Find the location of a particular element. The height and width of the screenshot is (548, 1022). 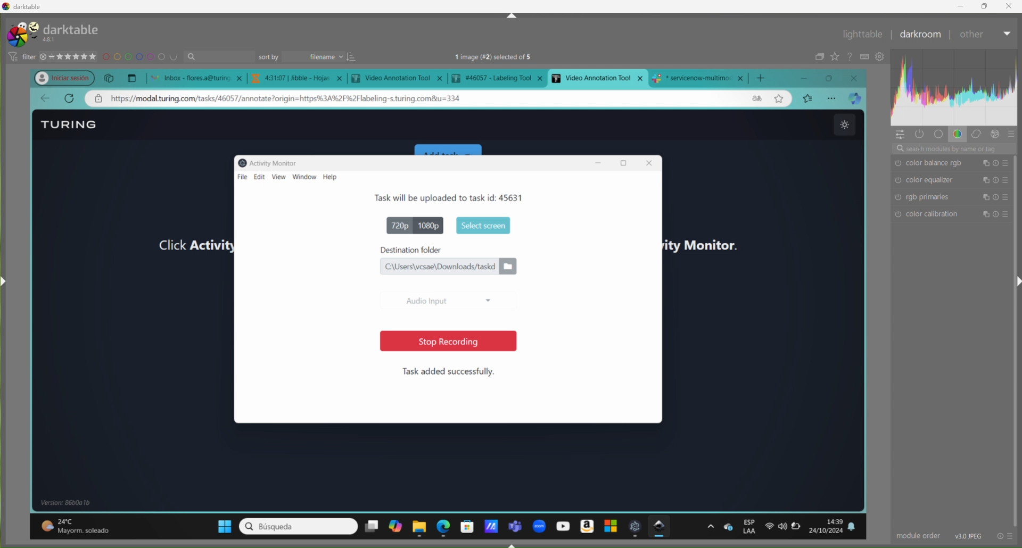

windows details is located at coordinates (71, 502).